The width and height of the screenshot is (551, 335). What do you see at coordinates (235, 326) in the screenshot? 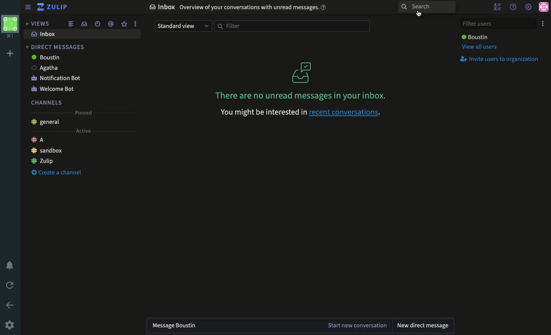
I see `Message` at bounding box center [235, 326].